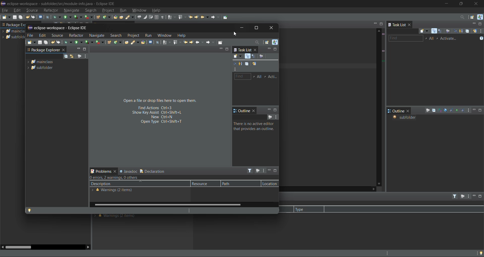  Describe the element at coordinates (269, 117) in the screenshot. I see `focus on active task` at that location.